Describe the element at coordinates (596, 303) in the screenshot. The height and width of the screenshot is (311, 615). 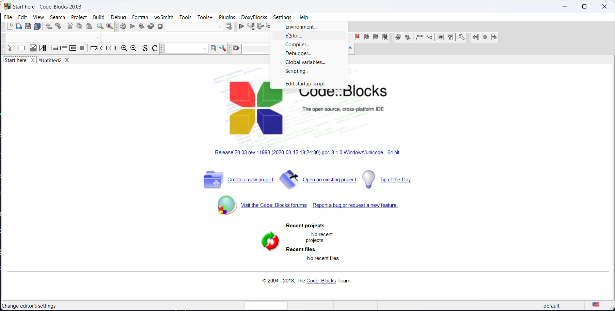
I see `English US Language` at that location.